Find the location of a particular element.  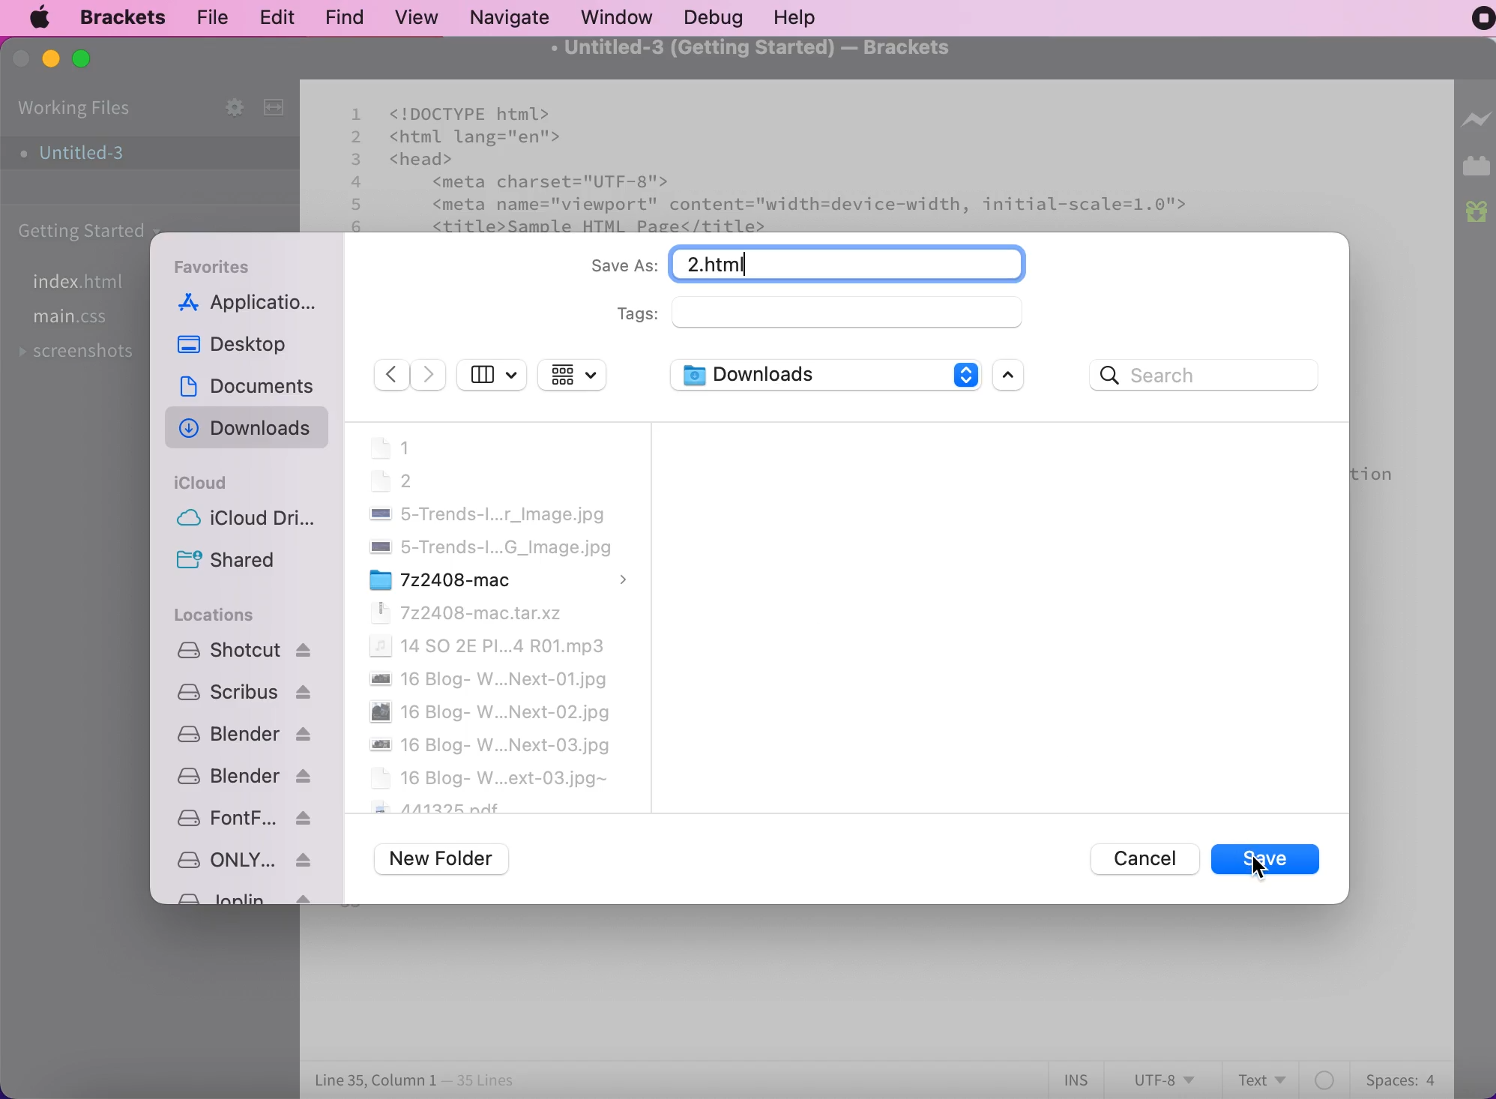

brackets is located at coordinates (125, 16).